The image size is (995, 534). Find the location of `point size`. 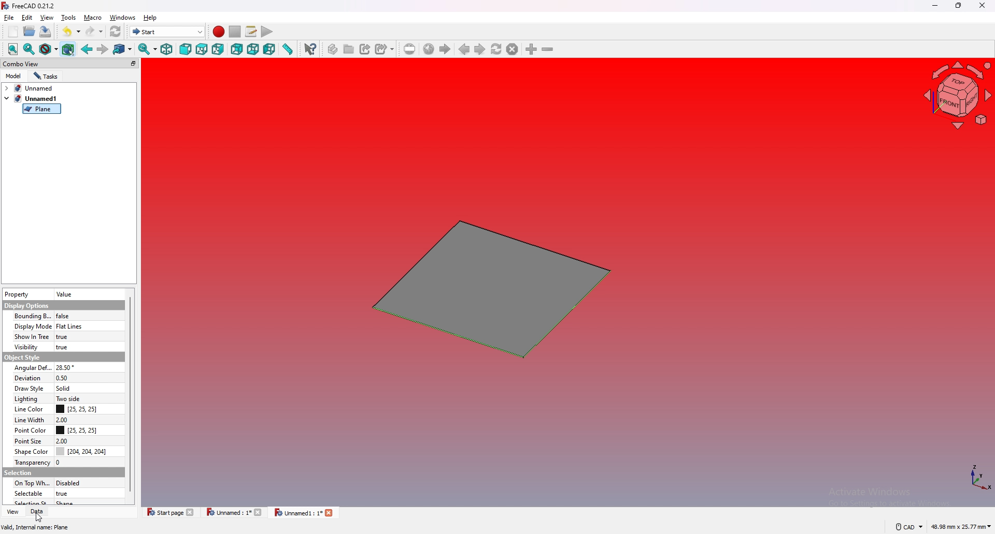

point size is located at coordinates (30, 441).